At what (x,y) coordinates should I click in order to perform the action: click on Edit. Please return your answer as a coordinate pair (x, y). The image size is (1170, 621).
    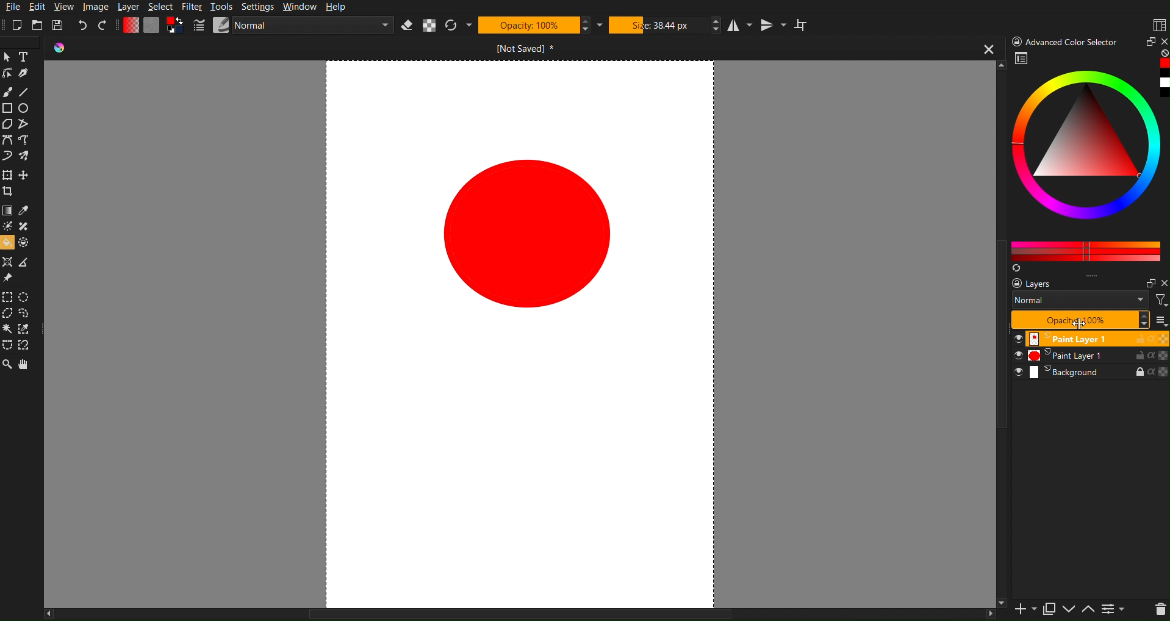
    Looking at the image, I should click on (38, 8).